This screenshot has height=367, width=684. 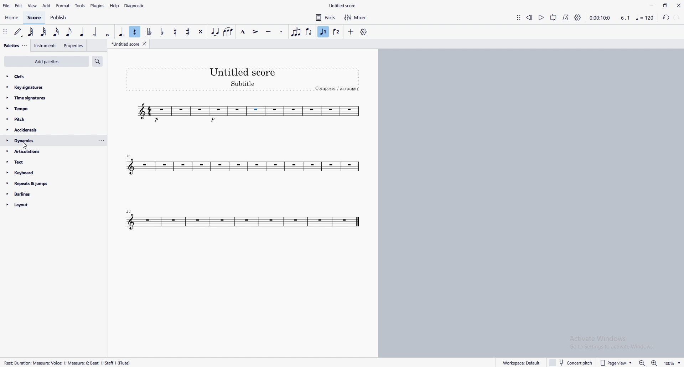 What do you see at coordinates (296, 32) in the screenshot?
I see `tuplet` at bounding box center [296, 32].